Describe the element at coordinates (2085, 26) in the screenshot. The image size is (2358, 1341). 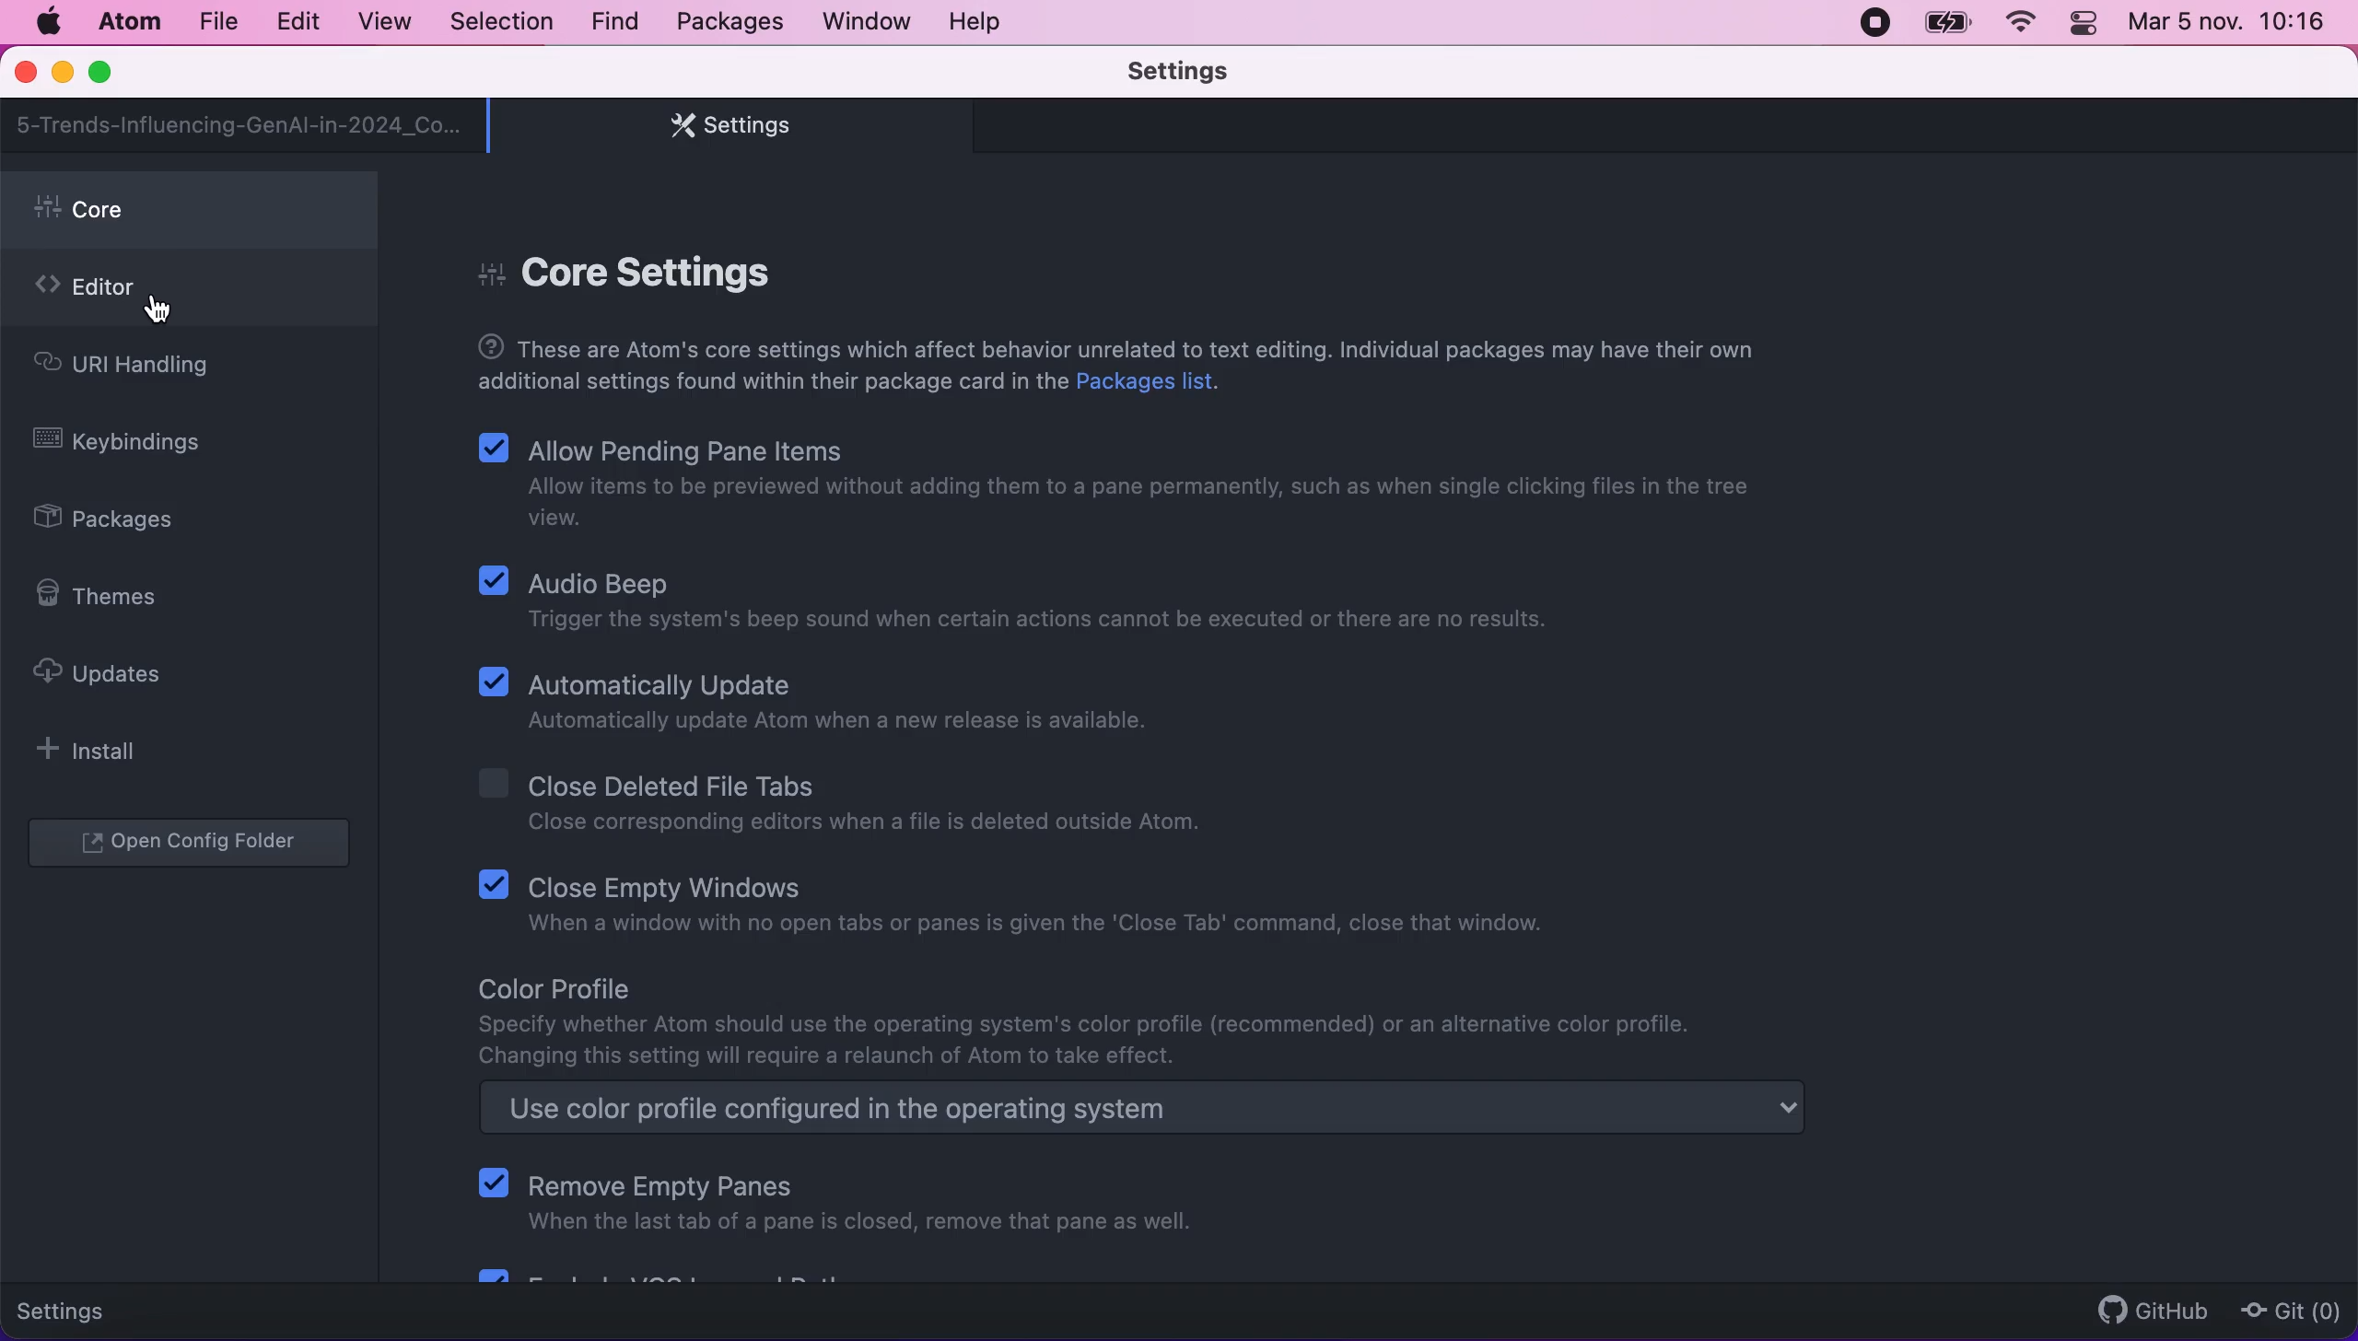
I see `control panel` at that location.